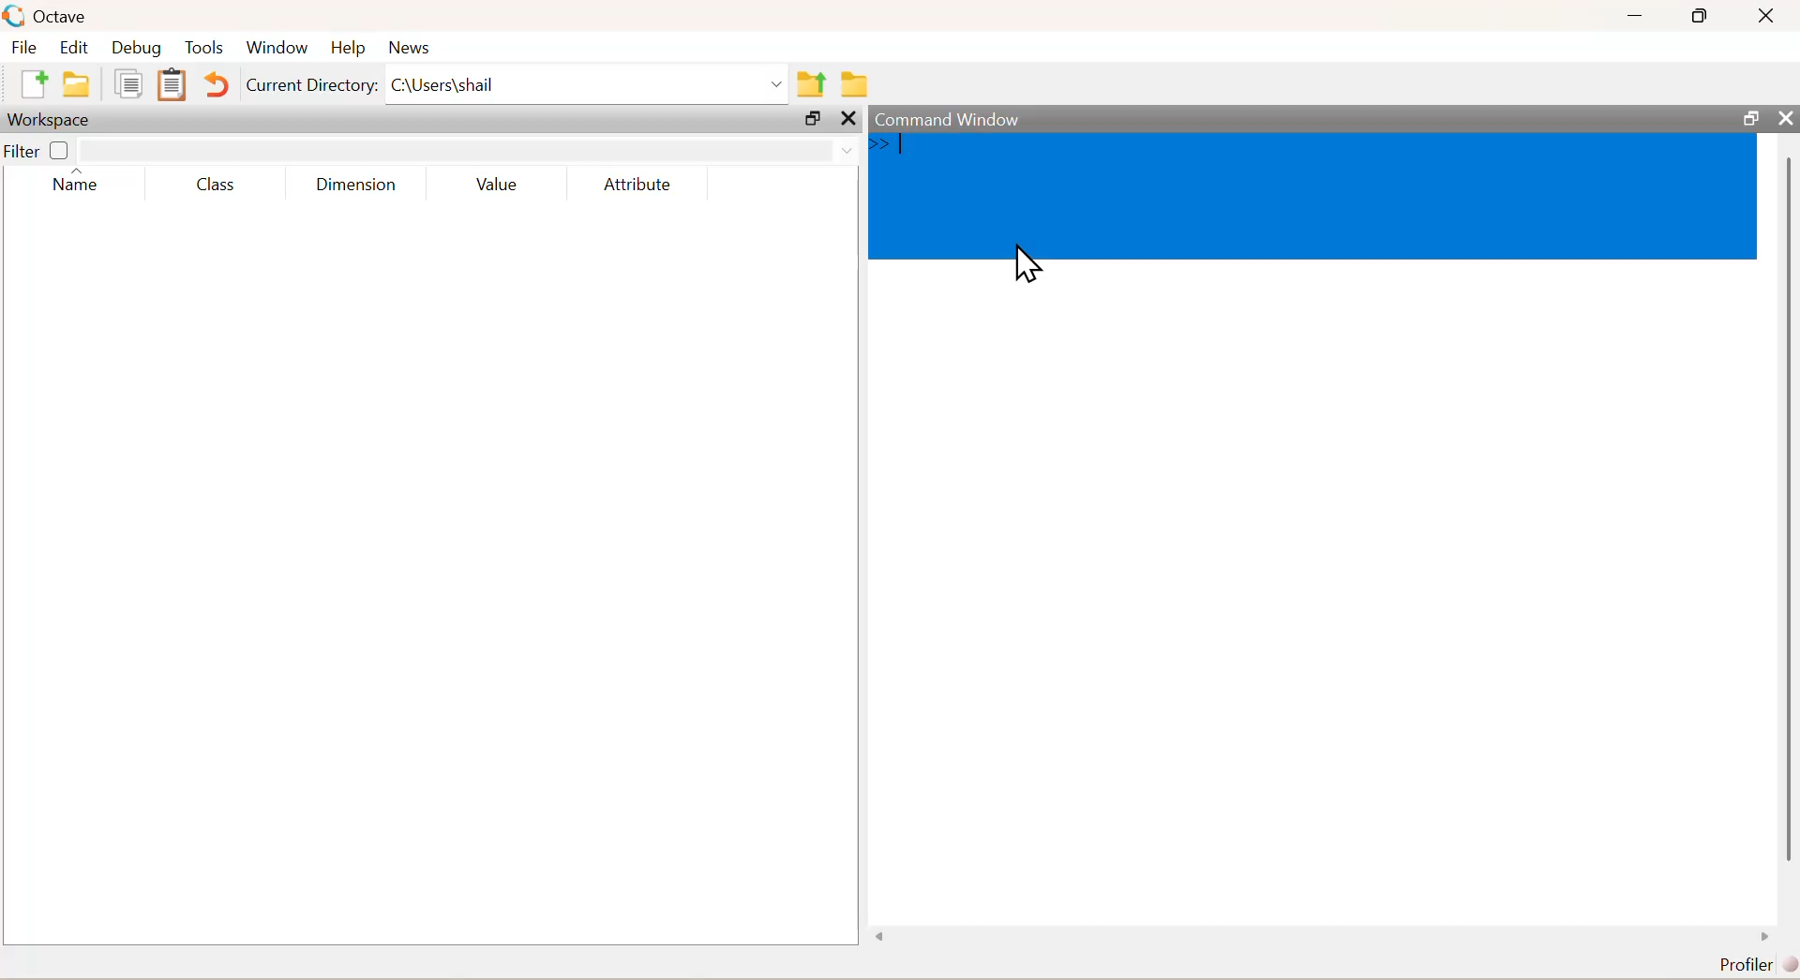 This screenshot has height=980, width=1800. I want to click on name, so click(76, 184).